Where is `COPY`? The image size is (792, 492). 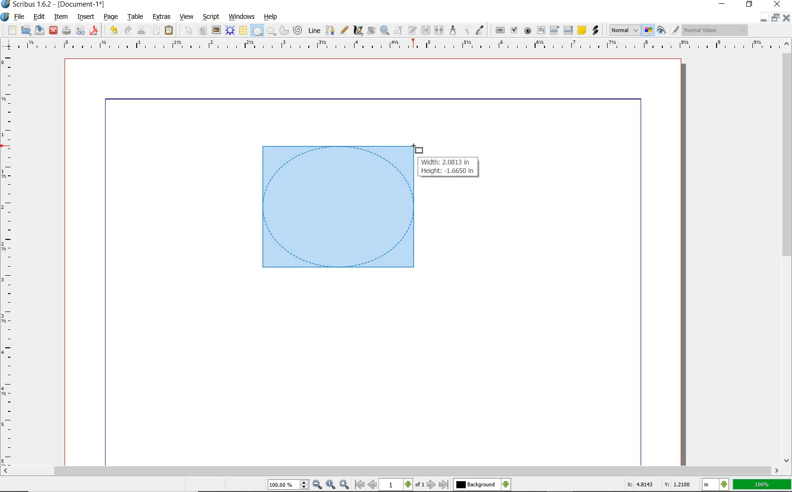
COPY is located at coordinates (157, 31).